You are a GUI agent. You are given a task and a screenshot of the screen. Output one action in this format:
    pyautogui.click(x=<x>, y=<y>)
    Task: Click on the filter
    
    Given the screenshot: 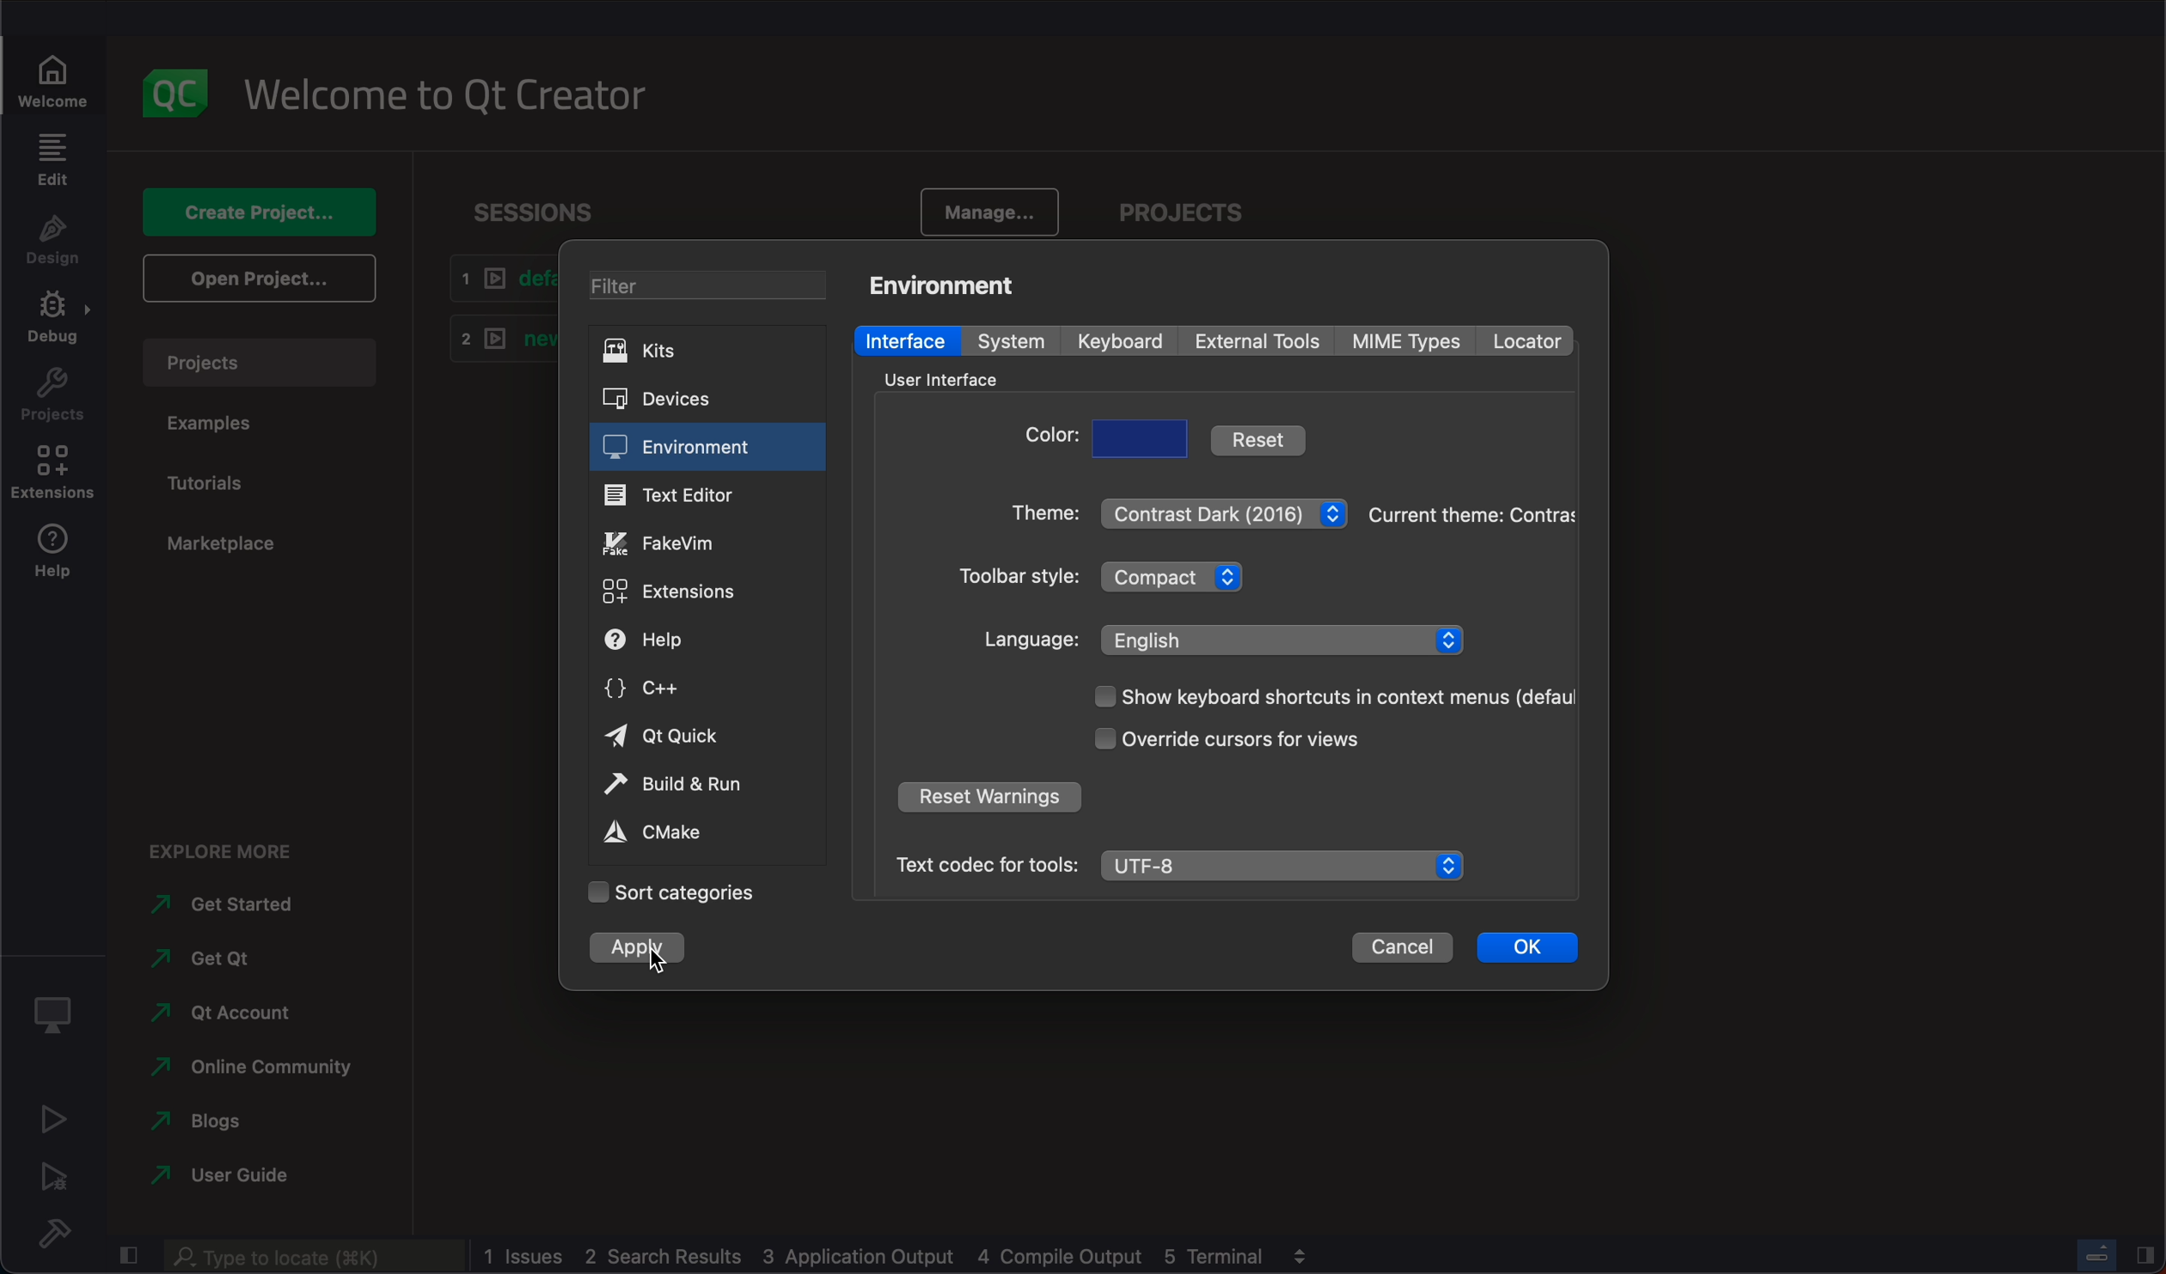 What is the action you would take?
    pyautogui.click(x=707, y=285)
    